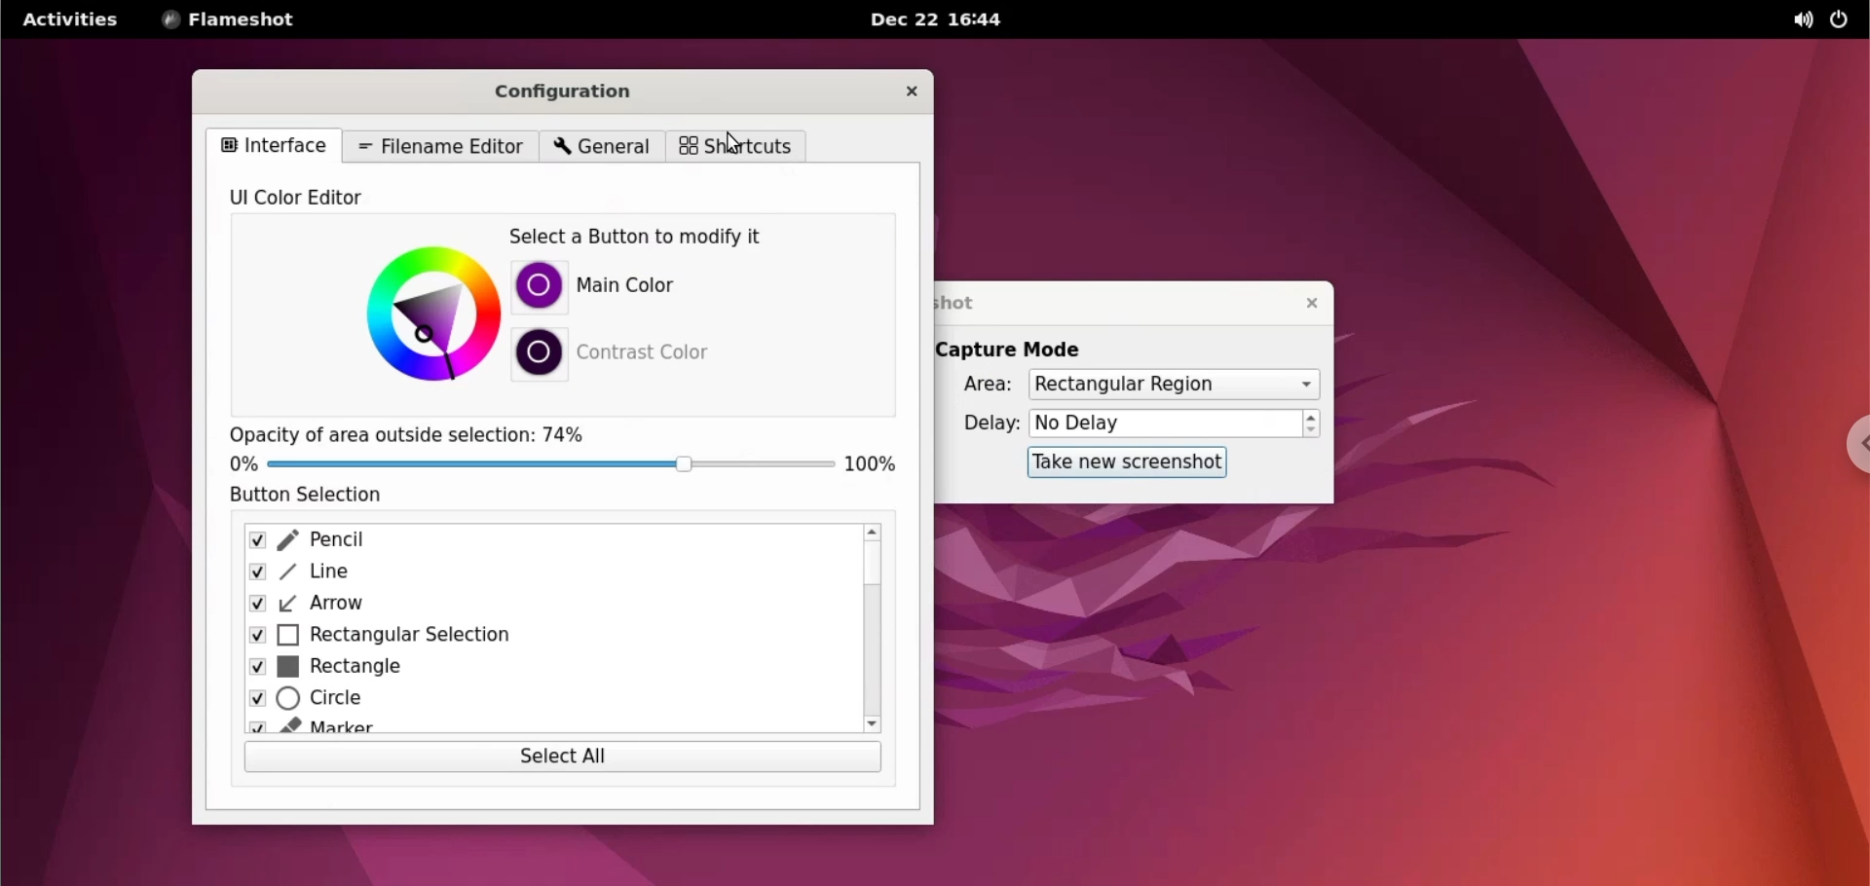  I want to click on activities , so click(72, 19).